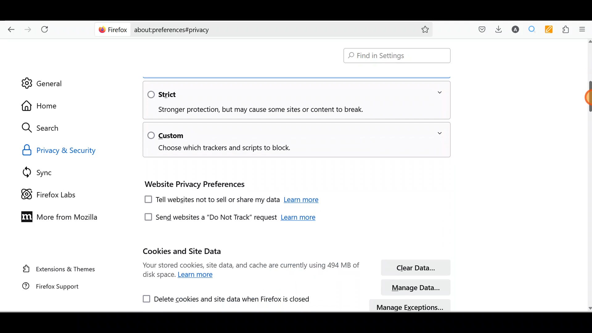 Image resolution: width=592 pixels, height=333 pixels. Describe the element at coordinates (588, 41) in the screenshot. I see `move up` at that location.